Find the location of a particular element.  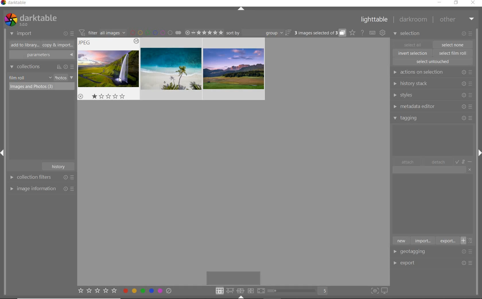

tagging is located at coordinates (433, 118).